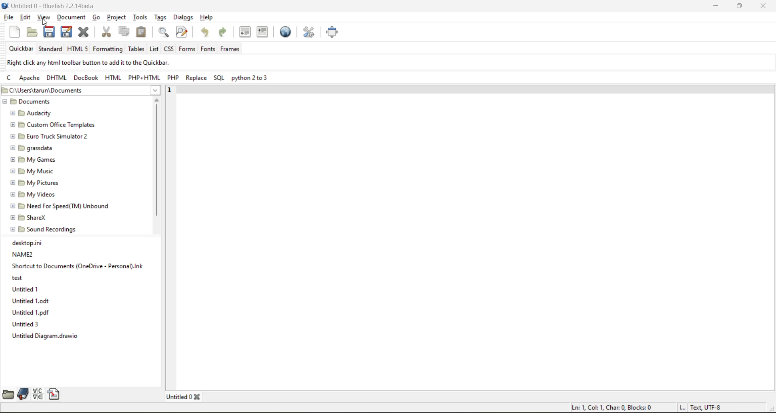 This screenshot has height=413, width=776. Describe the element at coordinates (51, 49) in the screenshot. I see `standard` at that location.